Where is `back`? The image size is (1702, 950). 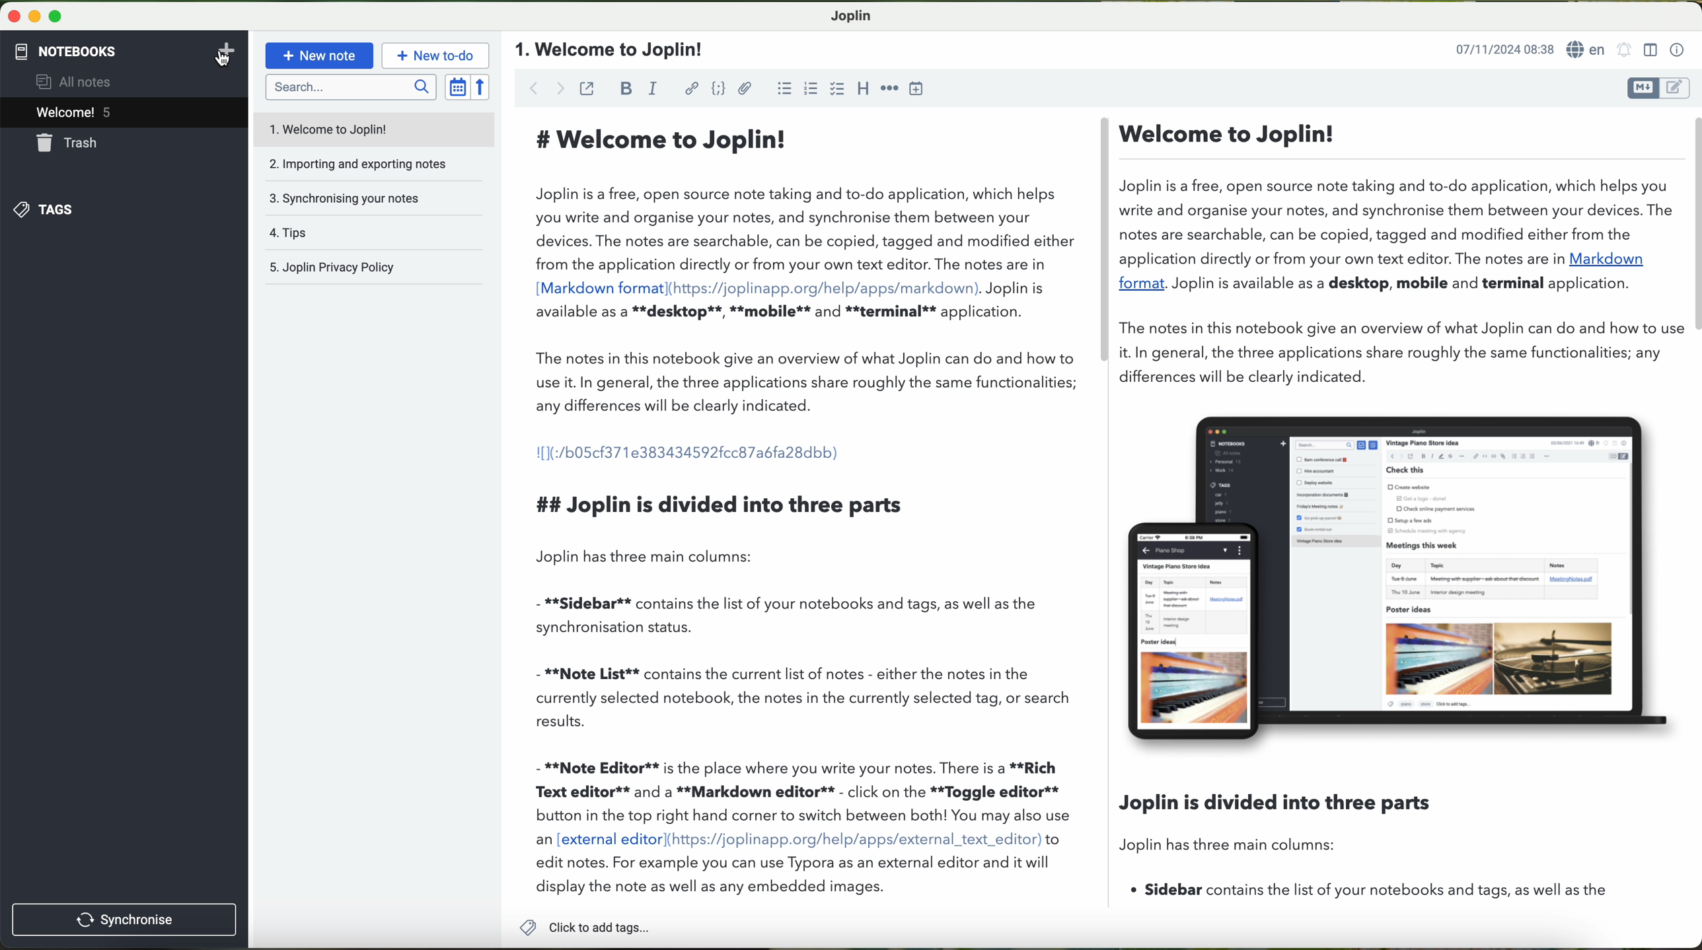 back is located at coordinates (533, 89).